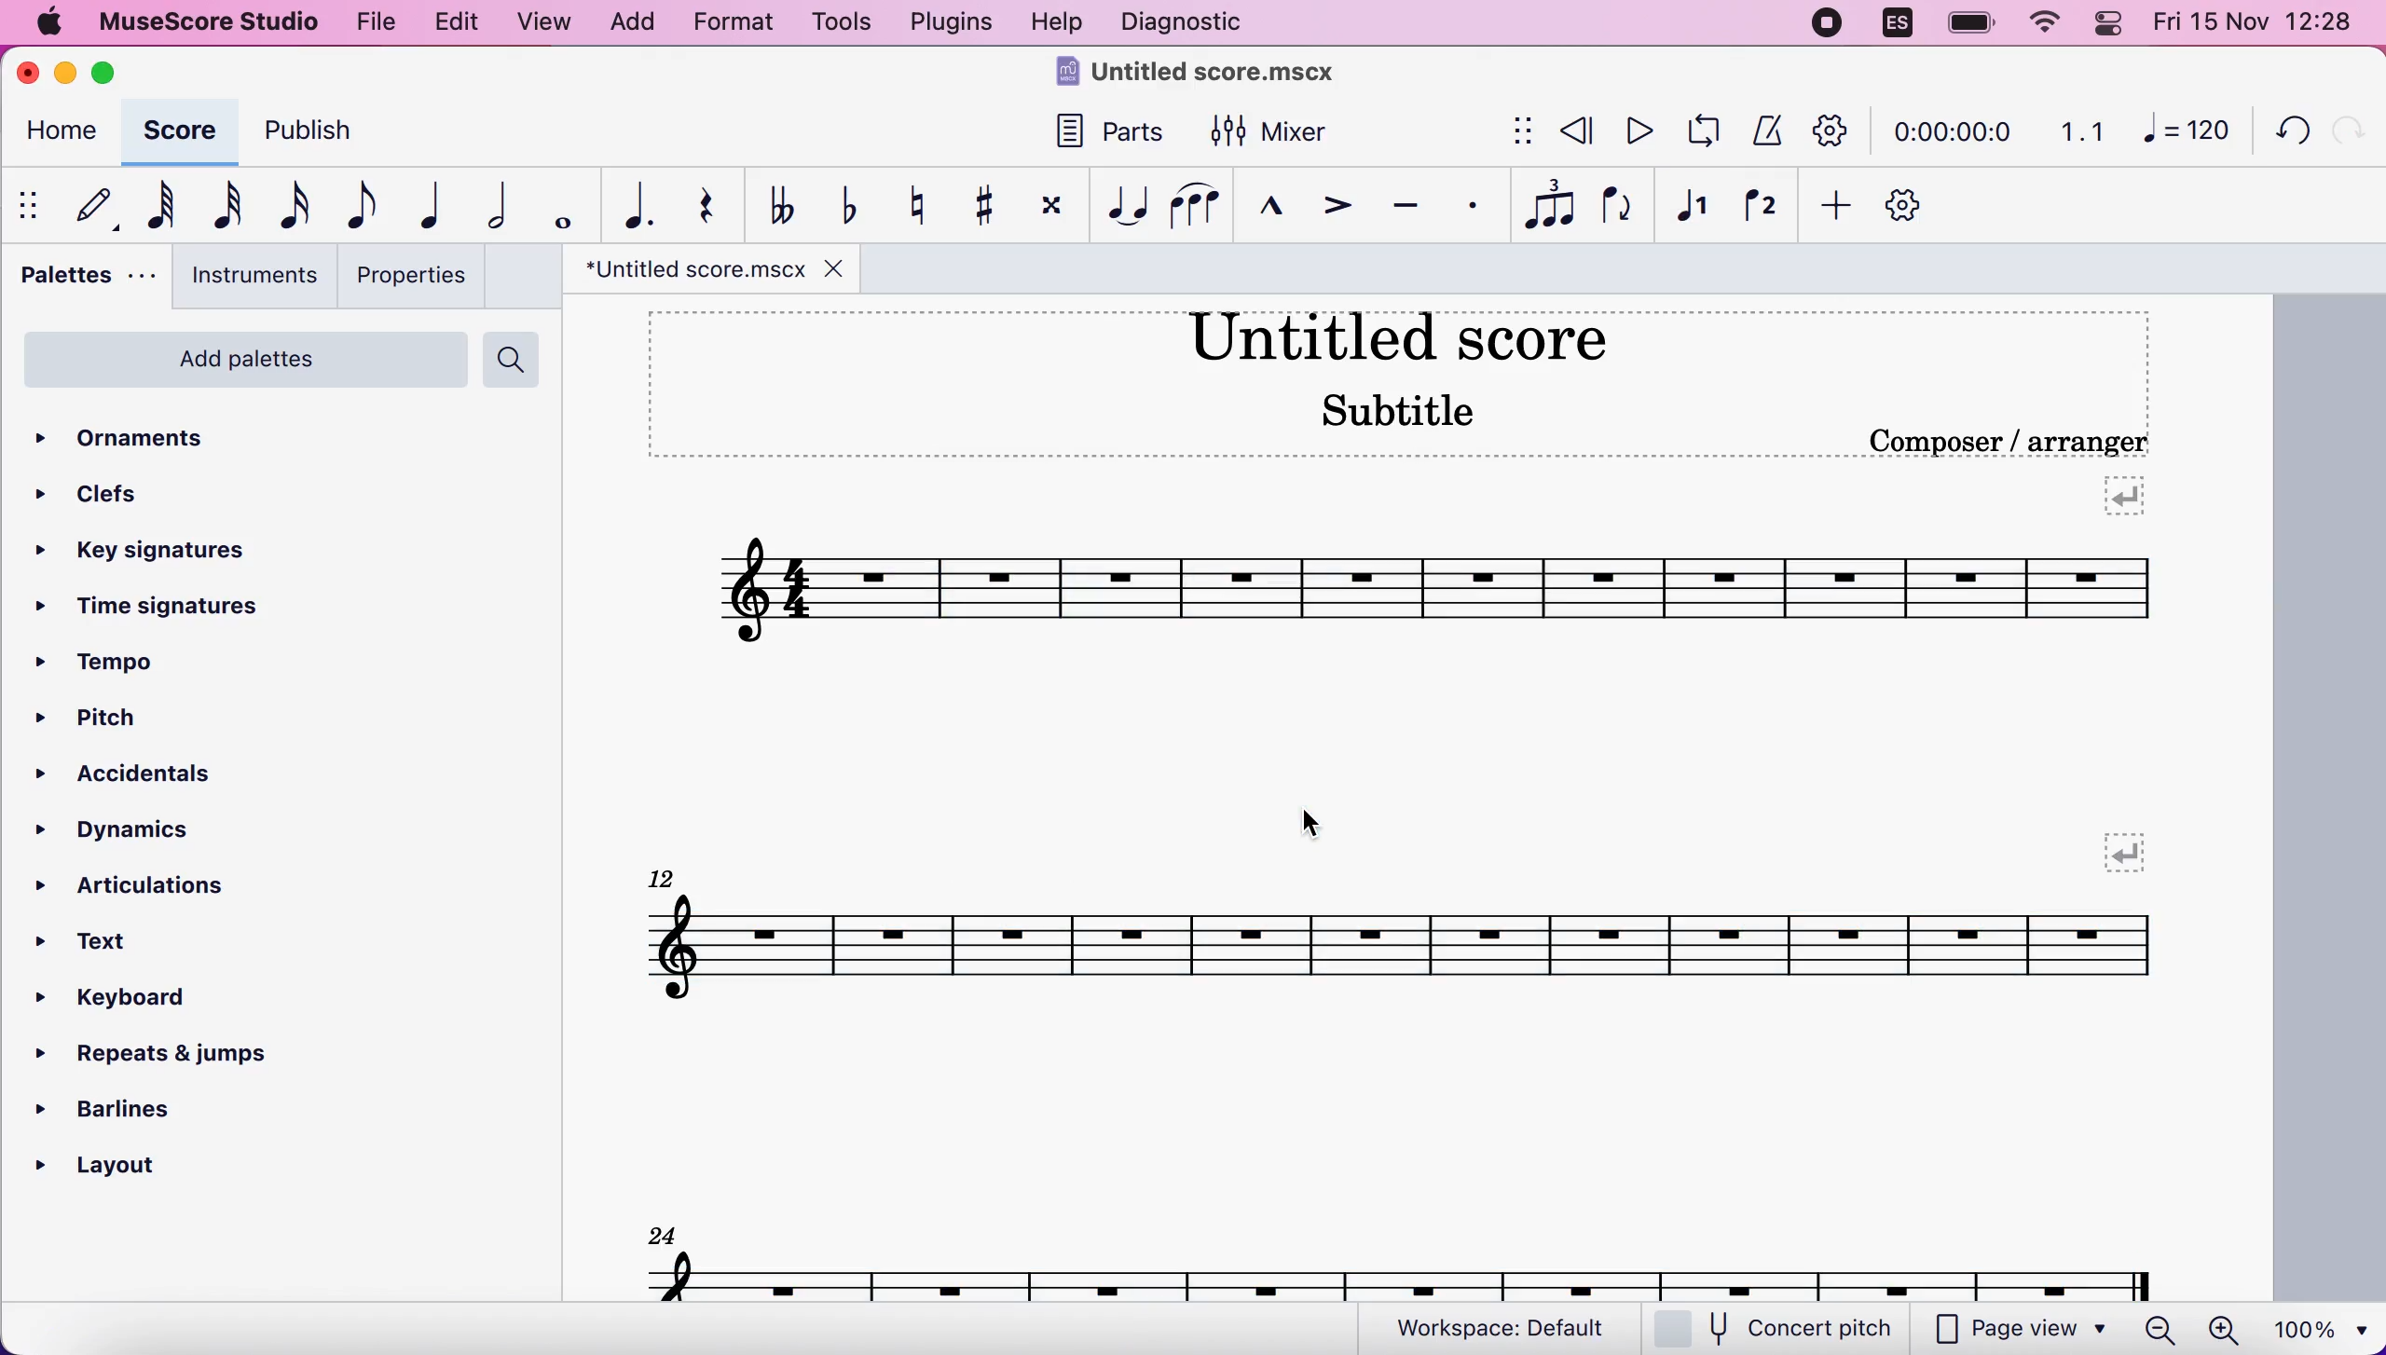 This screenshot has height=1355, width=2386. Describe the element at coordinates (1509, 1329) in the screenshot. I see `workspace: default` at that location.